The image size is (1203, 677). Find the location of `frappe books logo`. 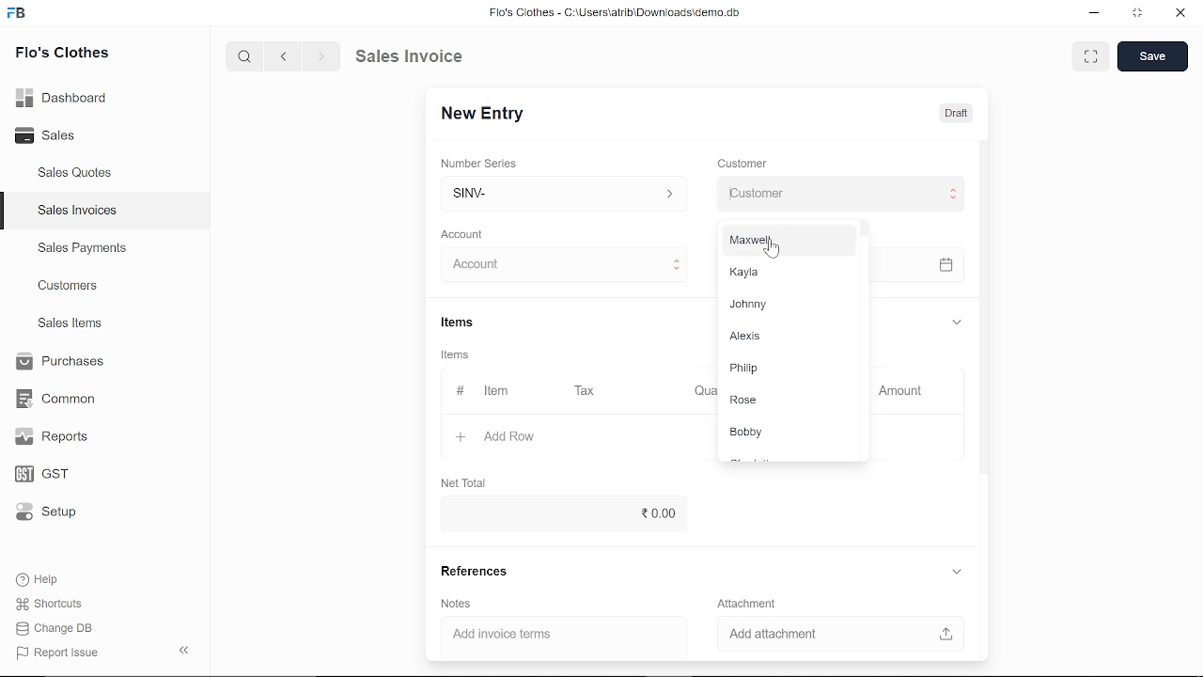

frappe books logo is located at coordinates (19, 16).